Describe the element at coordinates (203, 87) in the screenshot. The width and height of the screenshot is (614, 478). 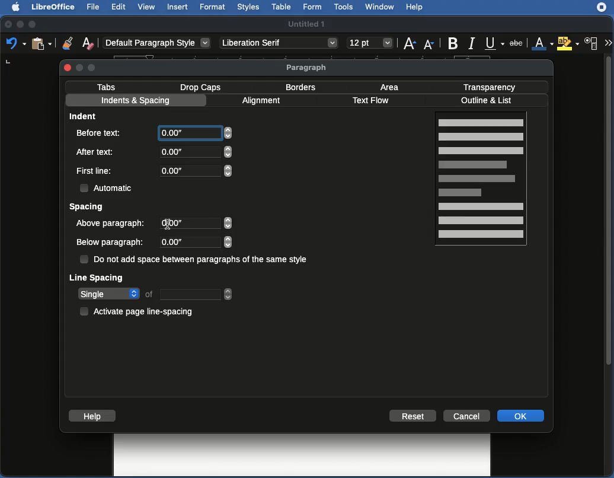
I see `Drop caps` at that location.